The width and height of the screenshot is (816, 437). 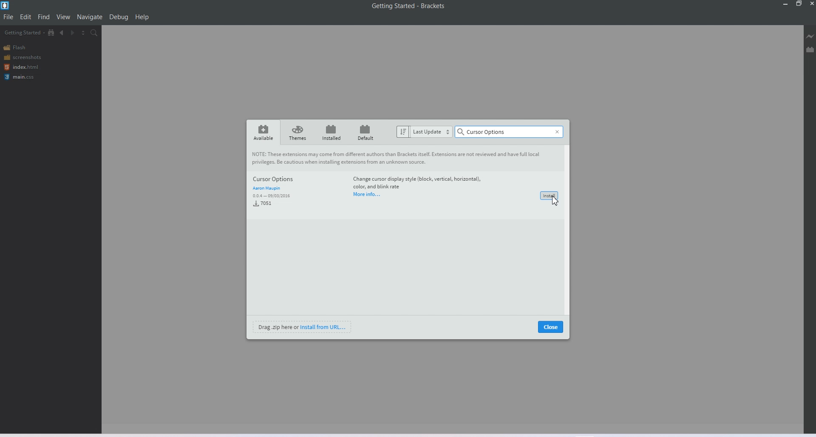 What do you see at coordinates (551, 327) in the screenshot?
I see `close` at bounding box center [551, 327].